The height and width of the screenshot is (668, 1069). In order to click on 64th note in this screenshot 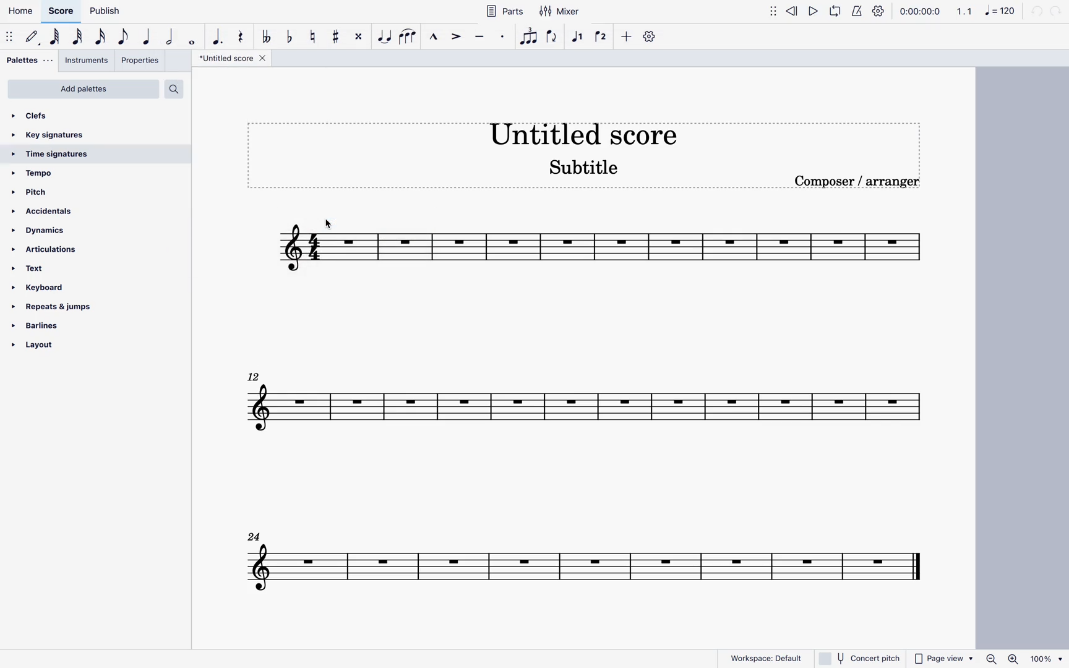, I will do `click(54, 40)`.